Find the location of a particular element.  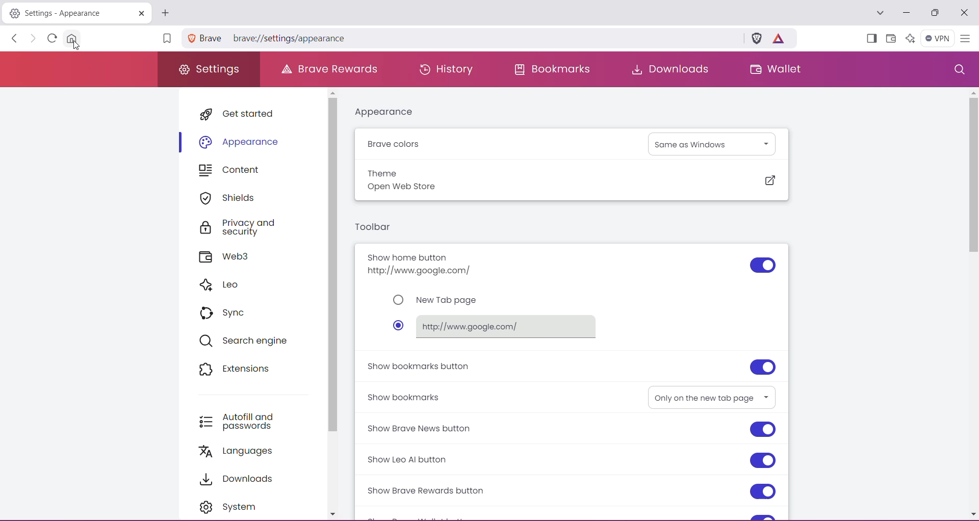

Search Settings is located at coordinates (959, 70).